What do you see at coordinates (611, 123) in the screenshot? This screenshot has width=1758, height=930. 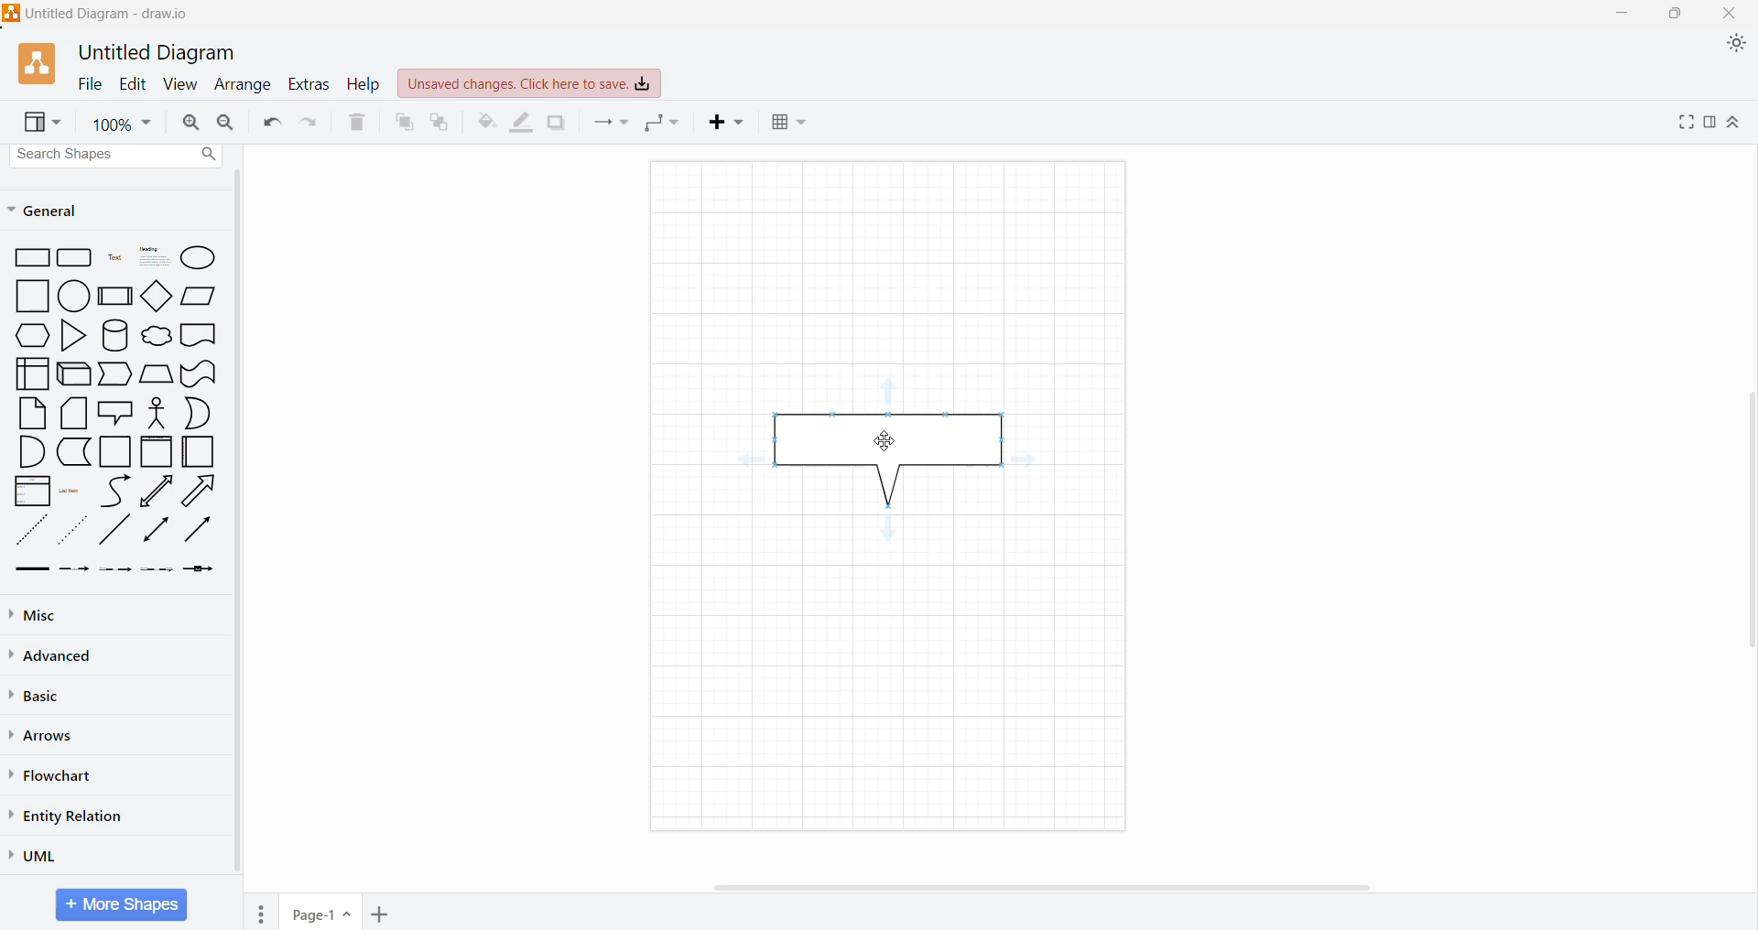 I see `Connection` at bounding box center [611, 123].